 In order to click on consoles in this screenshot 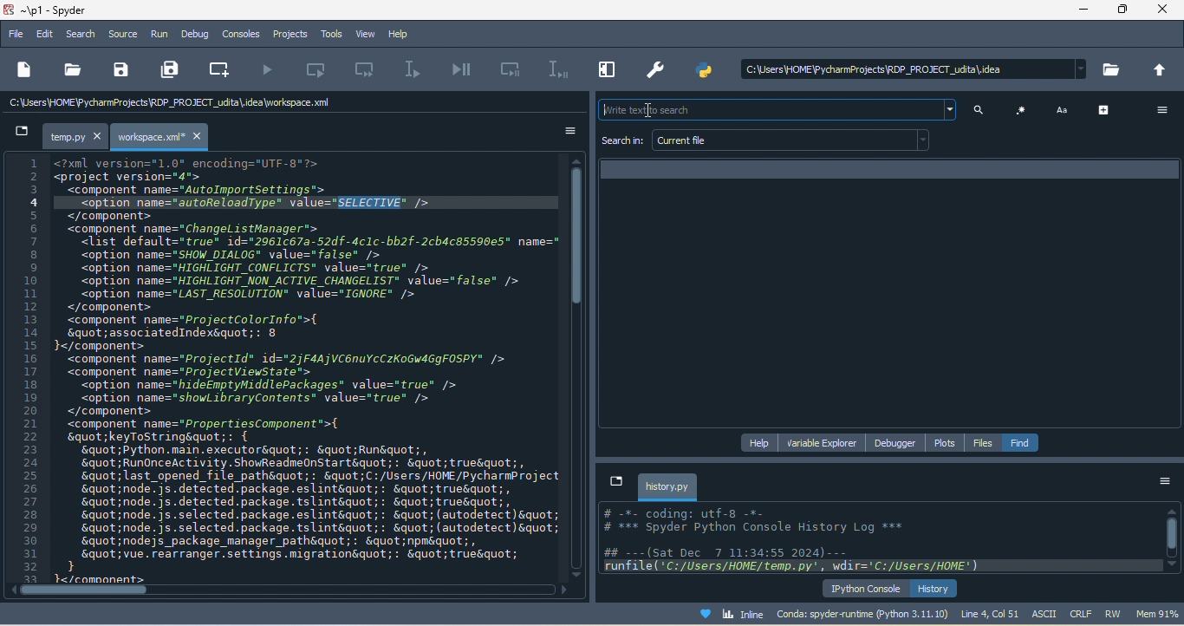, I will do `click(243, 34)`.